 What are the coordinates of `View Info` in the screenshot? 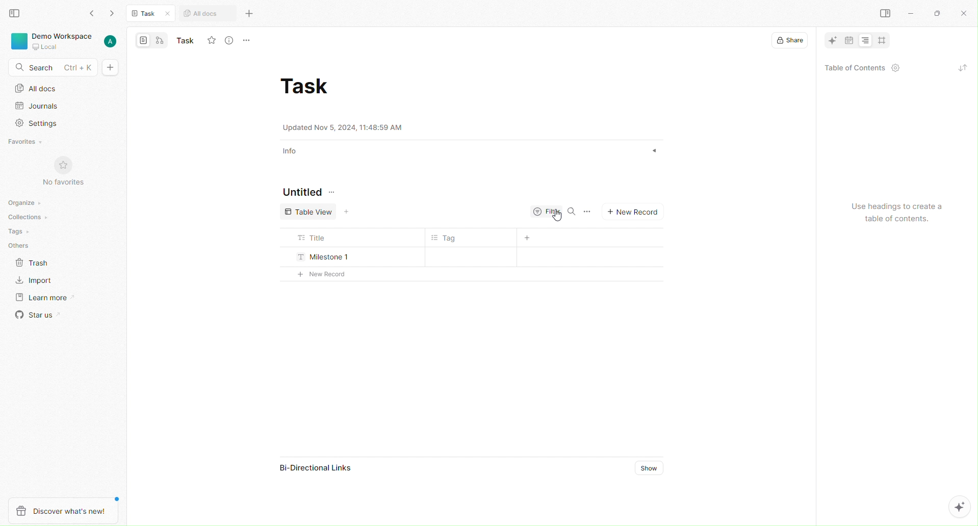 It's located at (232, 41).